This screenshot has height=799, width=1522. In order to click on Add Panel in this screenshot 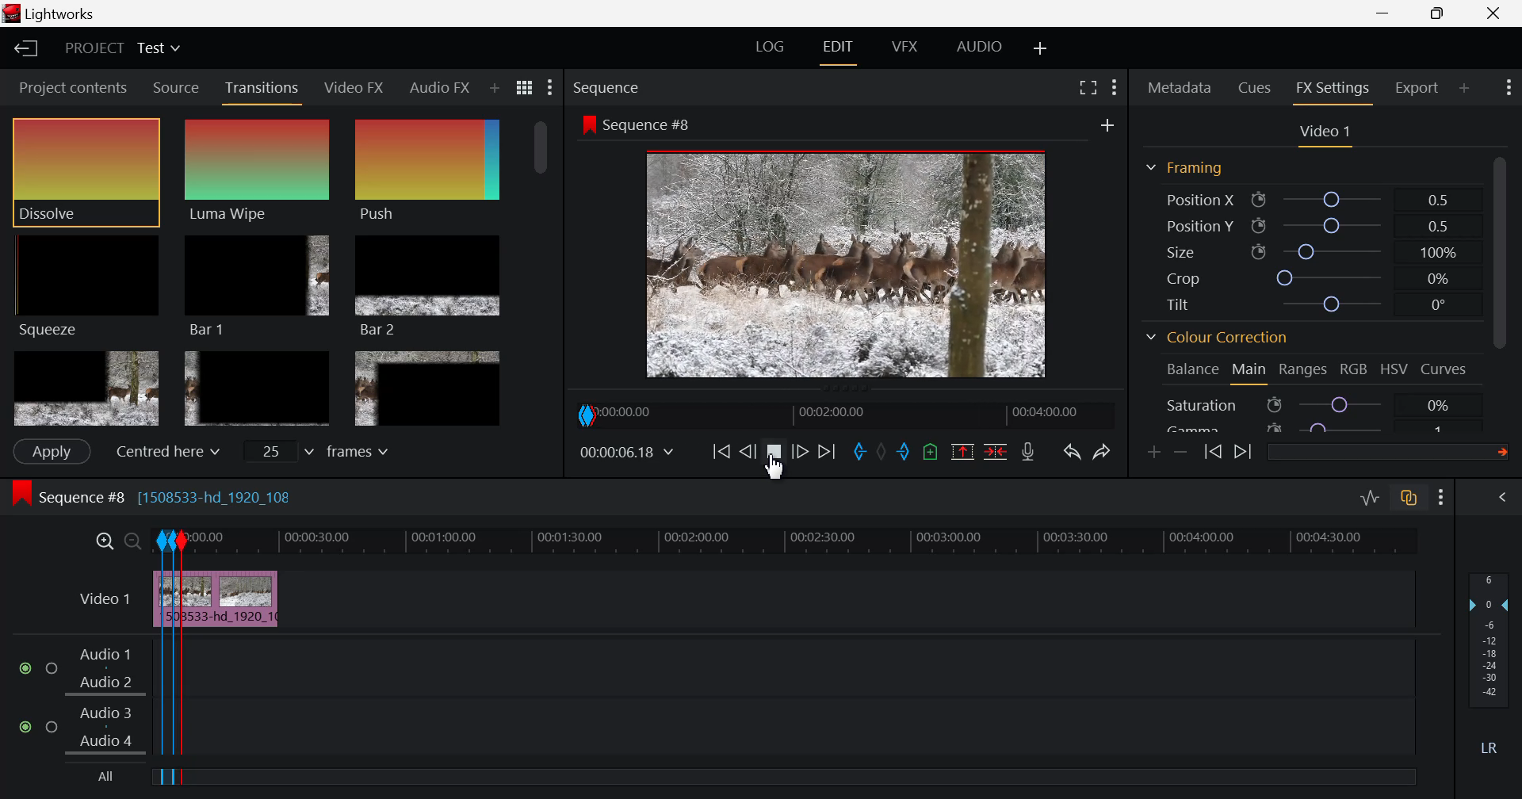, I will do `click(493, 90)`.